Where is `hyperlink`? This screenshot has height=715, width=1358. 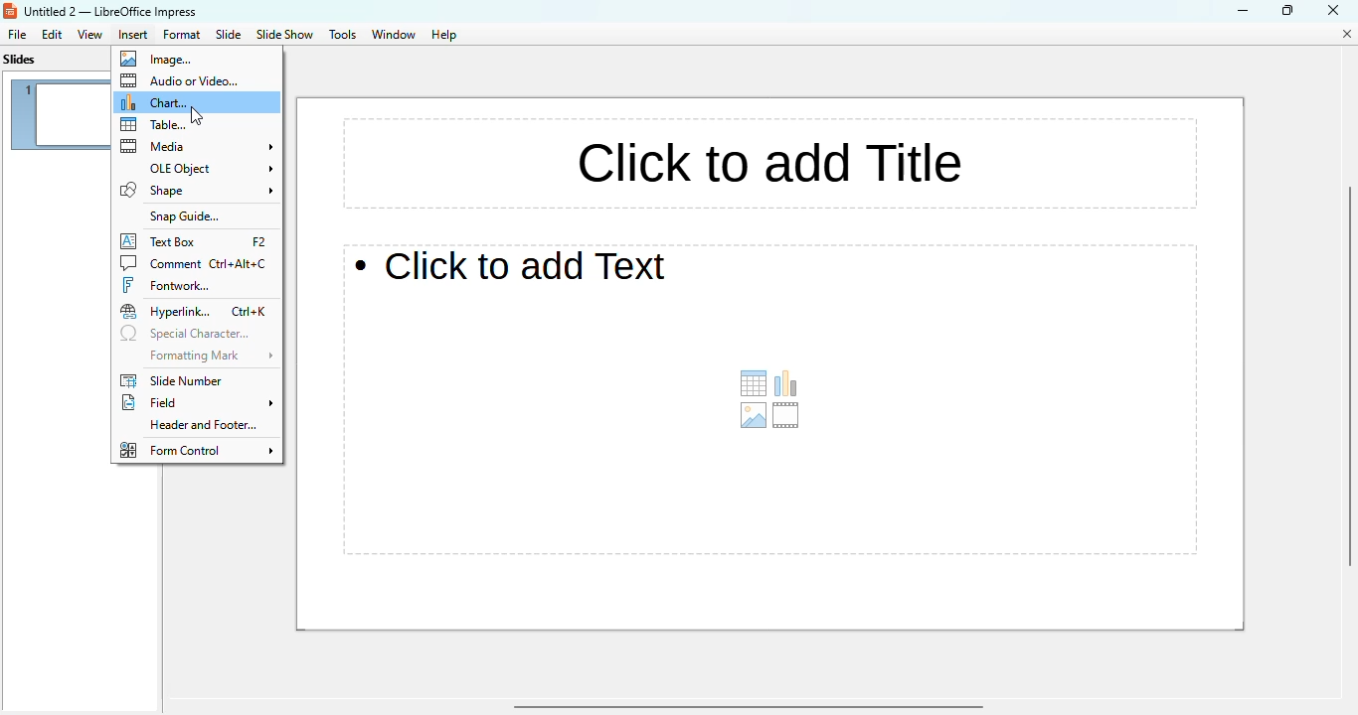
hyperlink is located at coordinates (168, 311).